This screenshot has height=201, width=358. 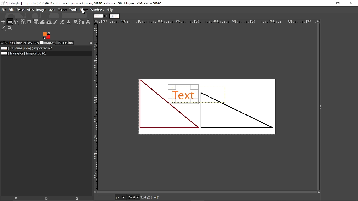 I want to click on Select by color, so click(x=23, y=22).